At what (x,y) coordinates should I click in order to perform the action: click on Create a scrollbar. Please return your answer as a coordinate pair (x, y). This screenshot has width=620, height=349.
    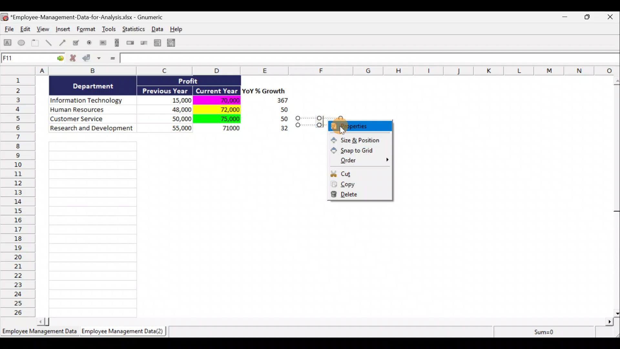
    Looking at the image, I should click on (116, 44).